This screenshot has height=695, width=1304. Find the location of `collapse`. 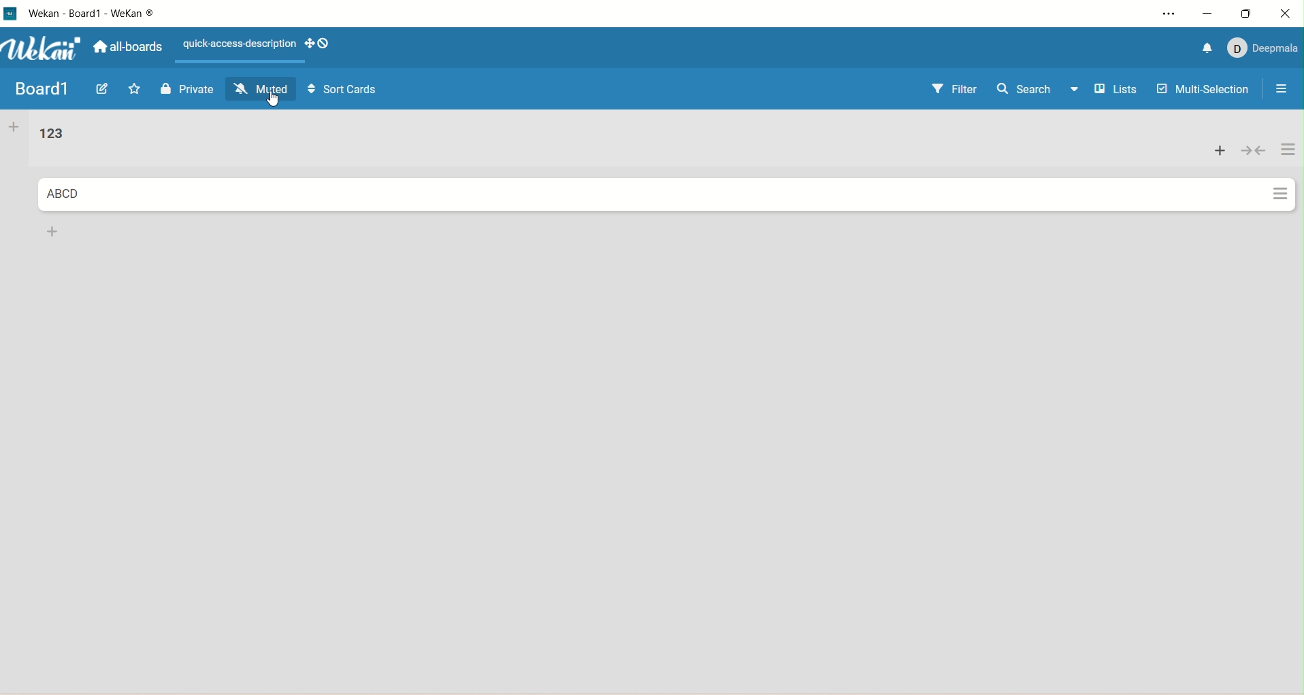

collapse is located at coordinates (1252, 148).